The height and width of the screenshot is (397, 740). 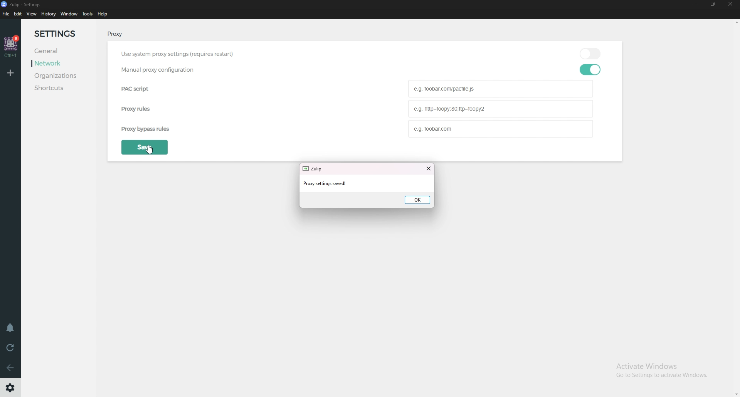 I want to click on Minimize, so click(x=695, y=5).